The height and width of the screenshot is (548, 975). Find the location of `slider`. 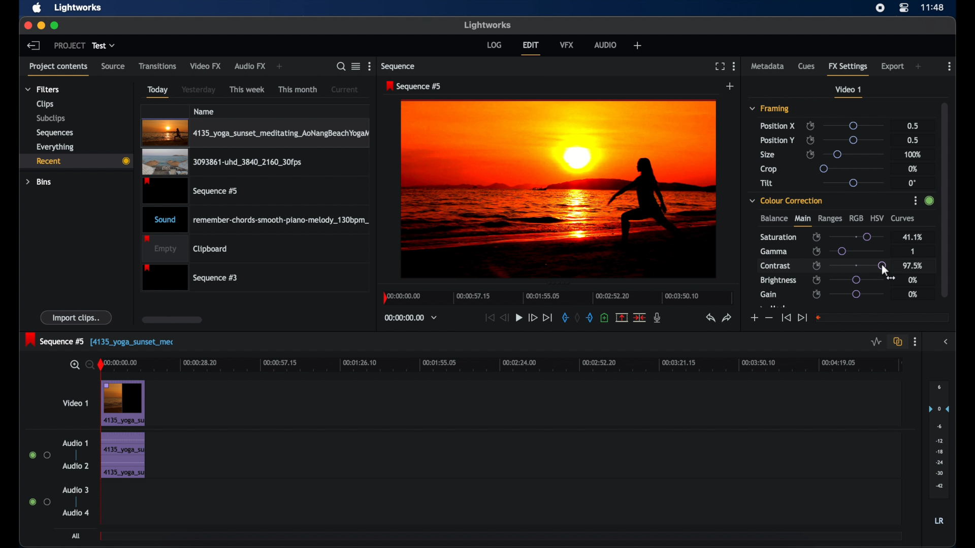

slider is located at coordinates (853, 125).